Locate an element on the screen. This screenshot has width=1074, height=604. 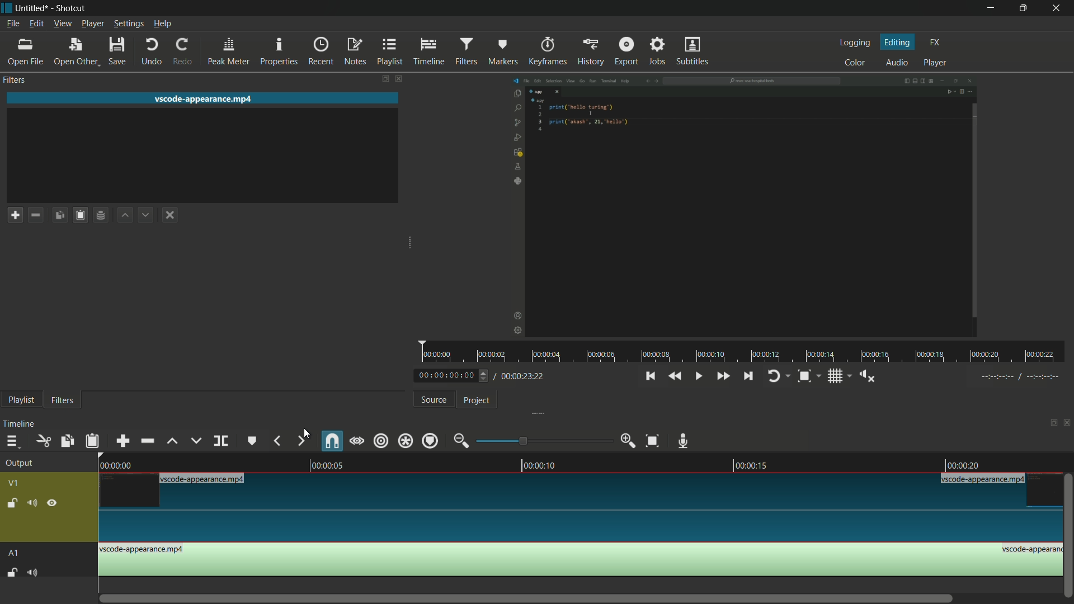
save filter set is located at coordinates (100, 216).